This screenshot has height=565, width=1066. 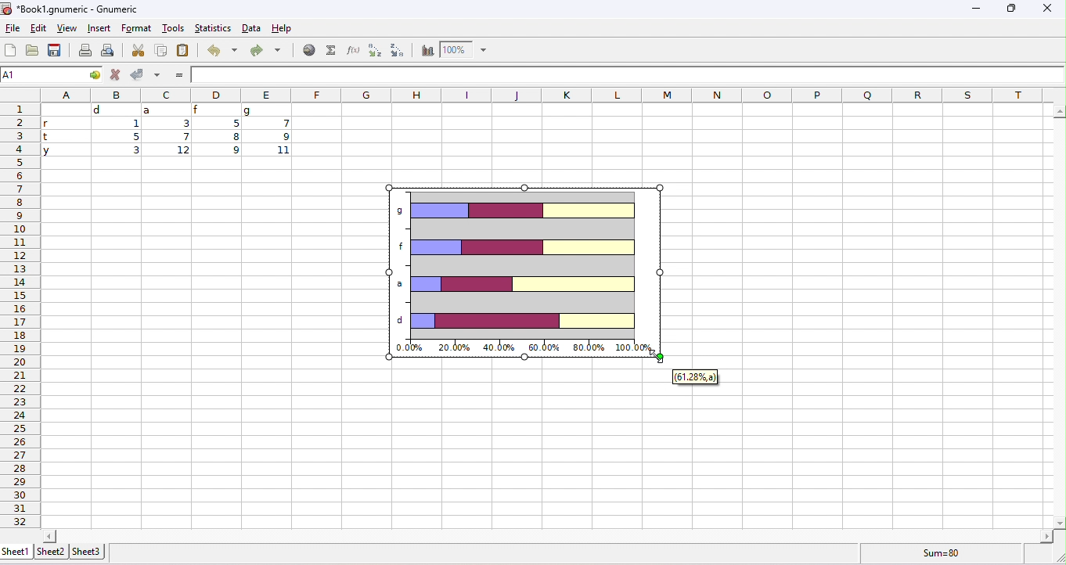 What do you see at coordinates (1012, 10) in the screenshot?
I see `maximize` at bounding box center [1012, 10].